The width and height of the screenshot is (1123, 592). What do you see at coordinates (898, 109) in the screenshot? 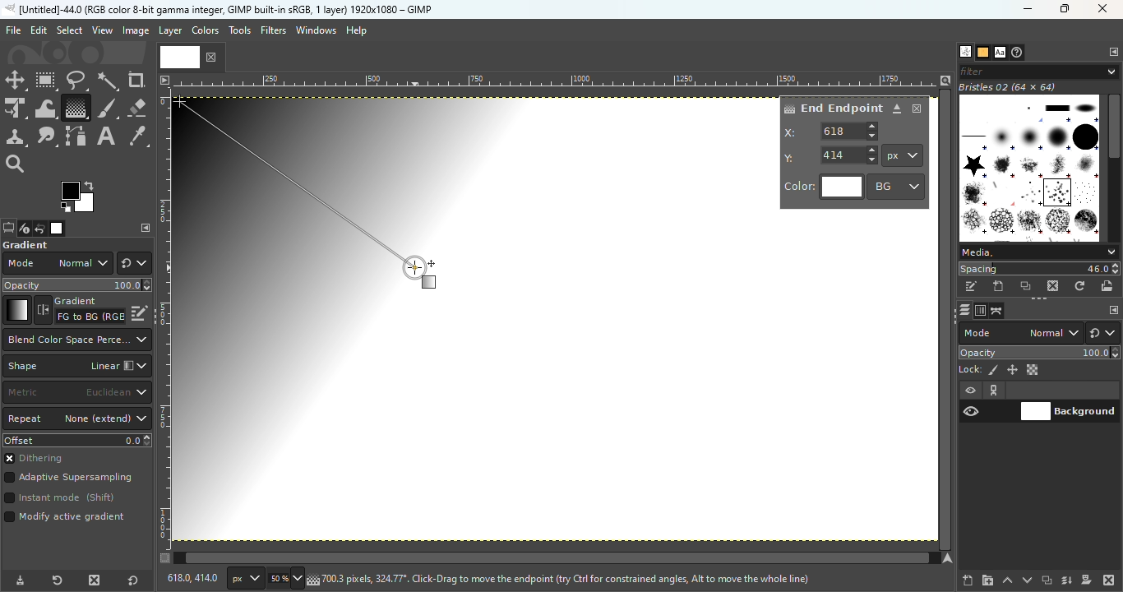
I see `Detach dilog from` at bounding box center [898, 109].